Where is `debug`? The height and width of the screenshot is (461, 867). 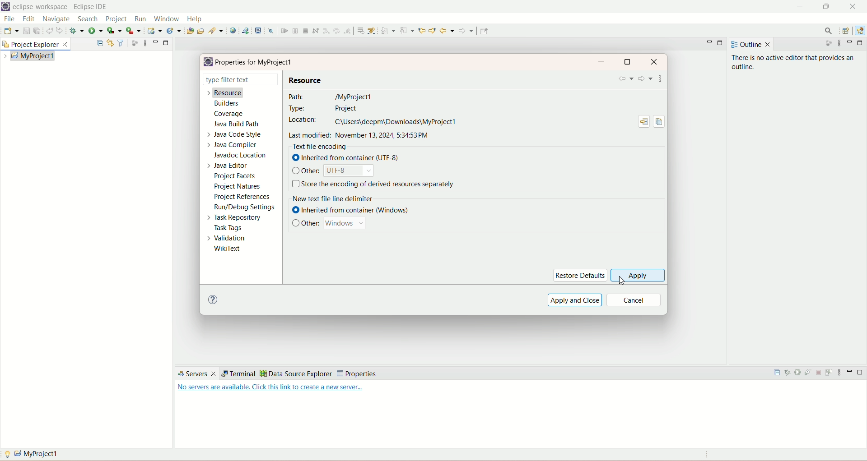 debug is located at coordinates (78, 31).